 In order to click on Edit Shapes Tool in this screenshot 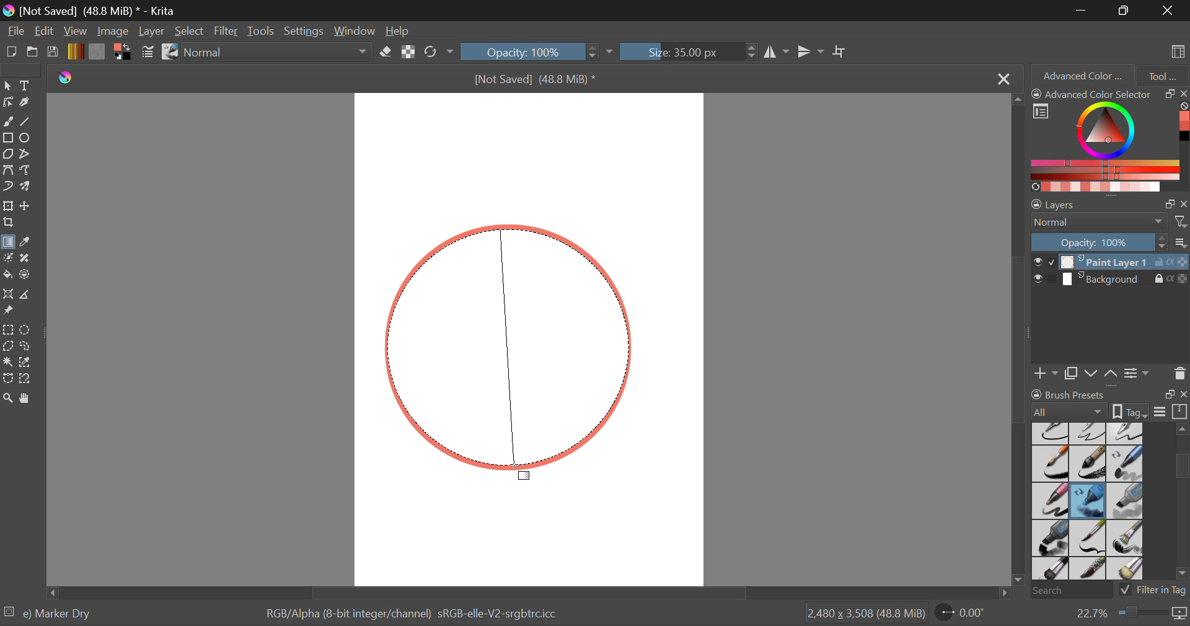, I will do `click(7, 102)`.